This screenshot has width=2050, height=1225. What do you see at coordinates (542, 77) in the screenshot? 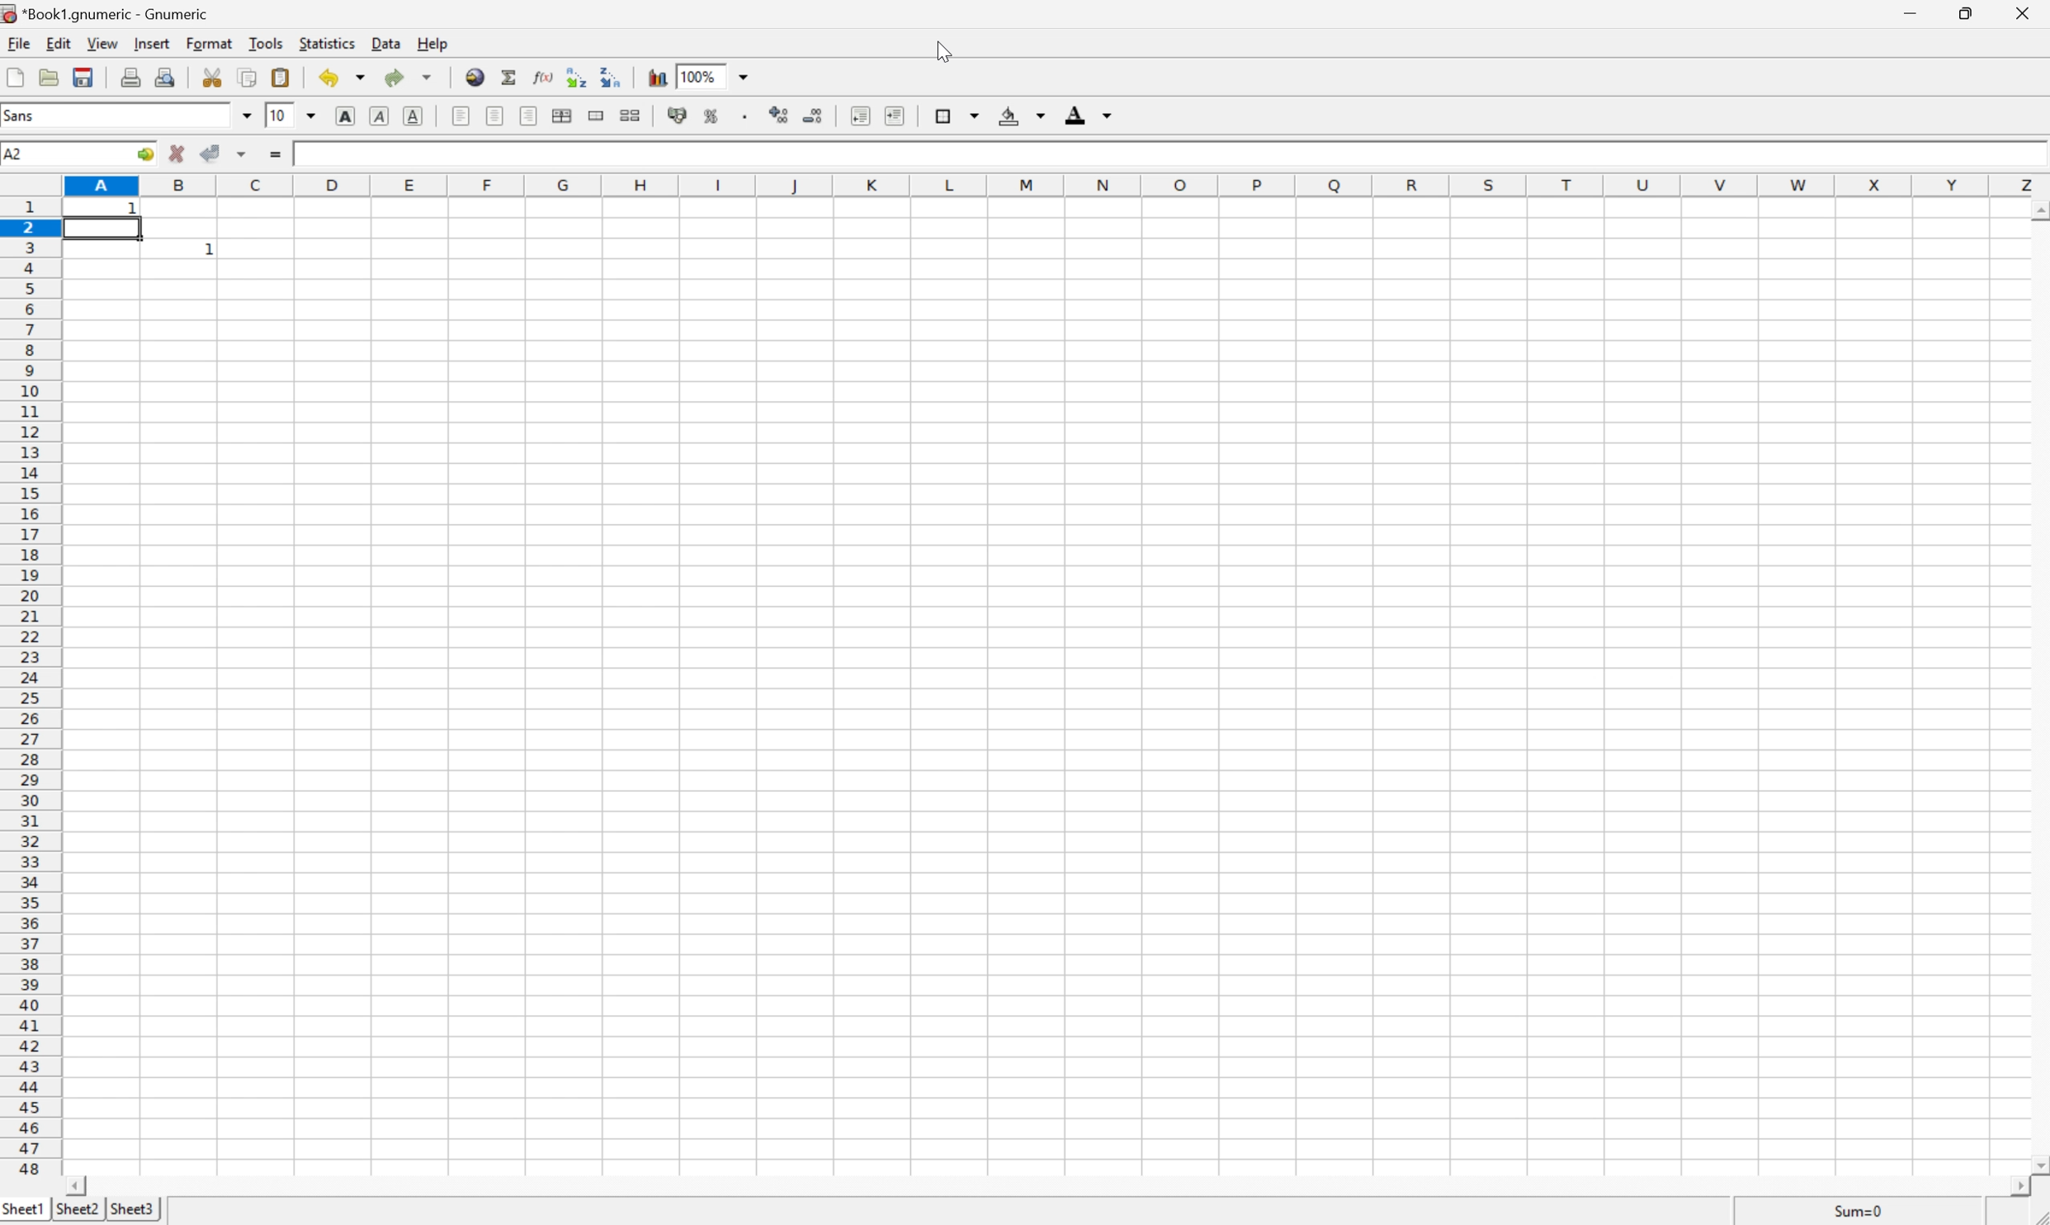
I see `edit function in current cell` at bounding box center [542, 77].